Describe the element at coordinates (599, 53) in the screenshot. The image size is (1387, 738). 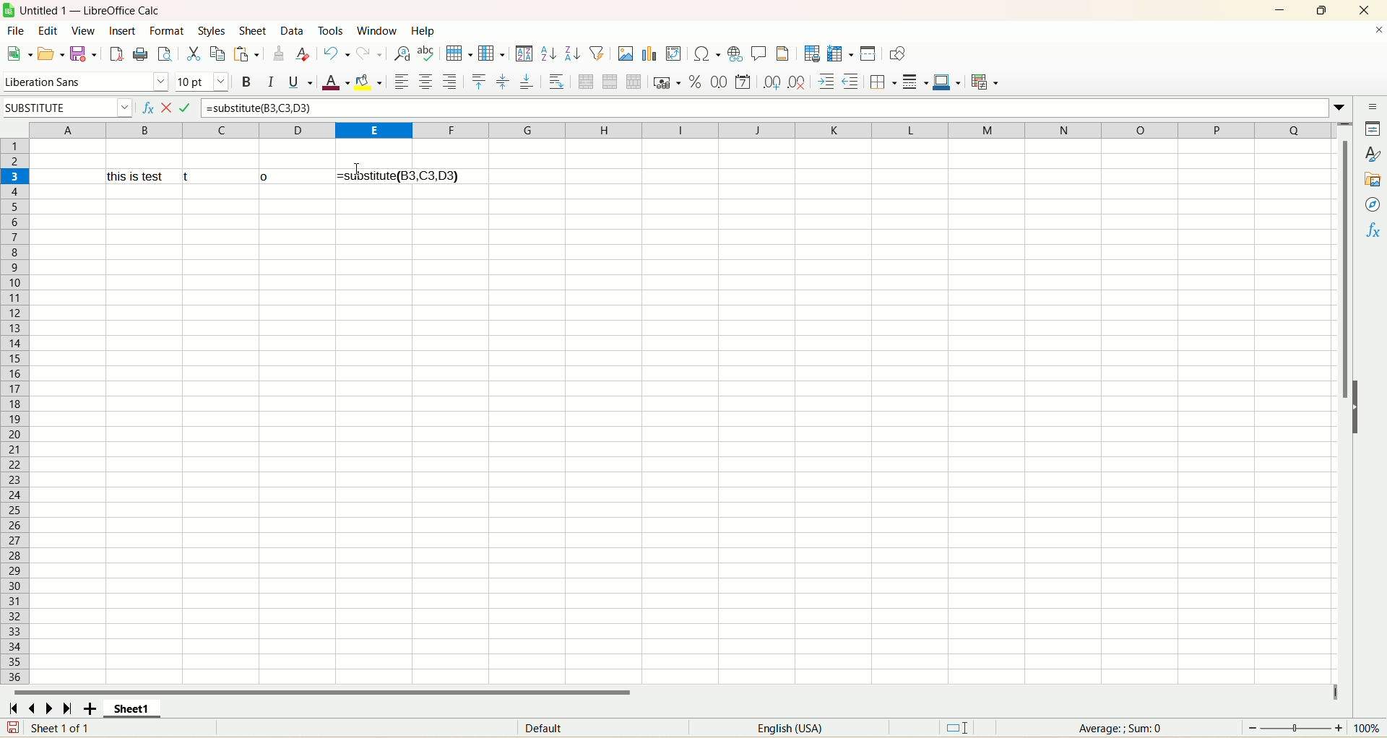
I see `autofilter` at that location.